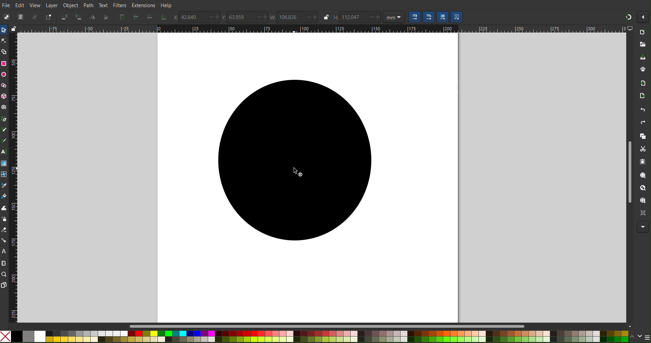 Image resolution: width=651 pixels, height=343 pixels. Describe the element at coordinates (137, 18) in the screenshot. I see `Send one layer up` at that location.